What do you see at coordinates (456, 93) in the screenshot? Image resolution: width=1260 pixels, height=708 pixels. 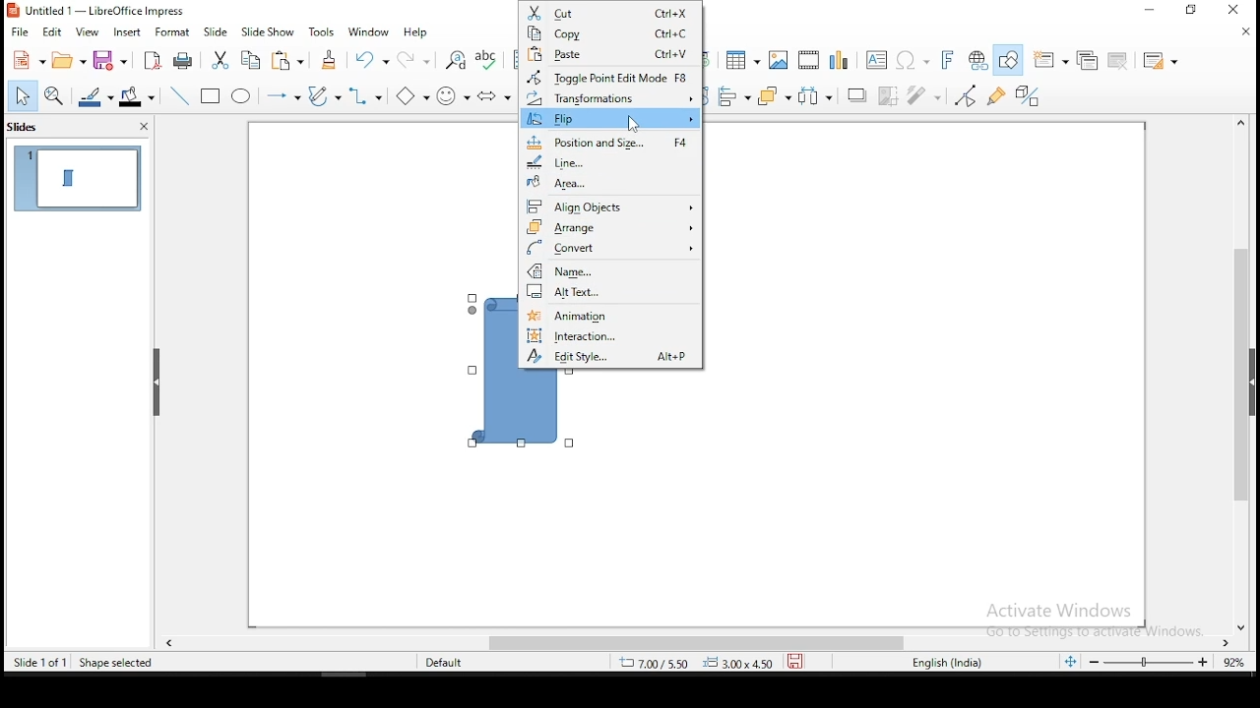 I see `symbol shapes` at bounding box center [456, 93].